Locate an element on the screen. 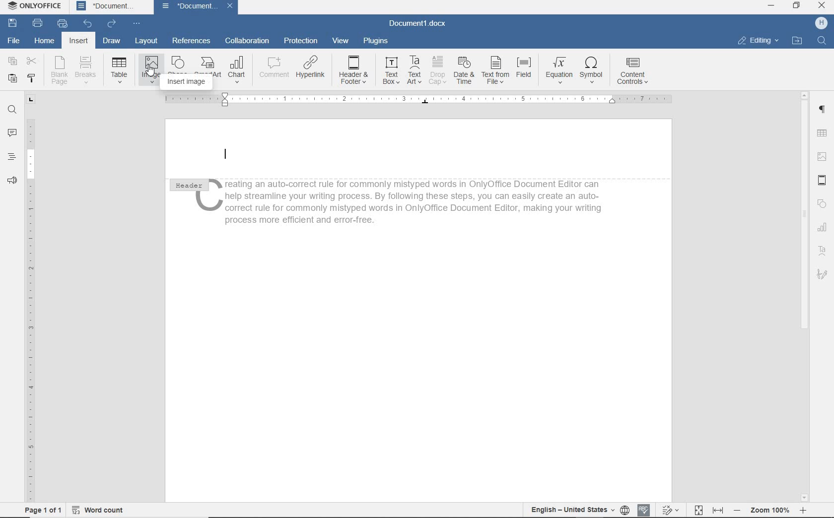  Track changes is located at coordinates (670, 510).